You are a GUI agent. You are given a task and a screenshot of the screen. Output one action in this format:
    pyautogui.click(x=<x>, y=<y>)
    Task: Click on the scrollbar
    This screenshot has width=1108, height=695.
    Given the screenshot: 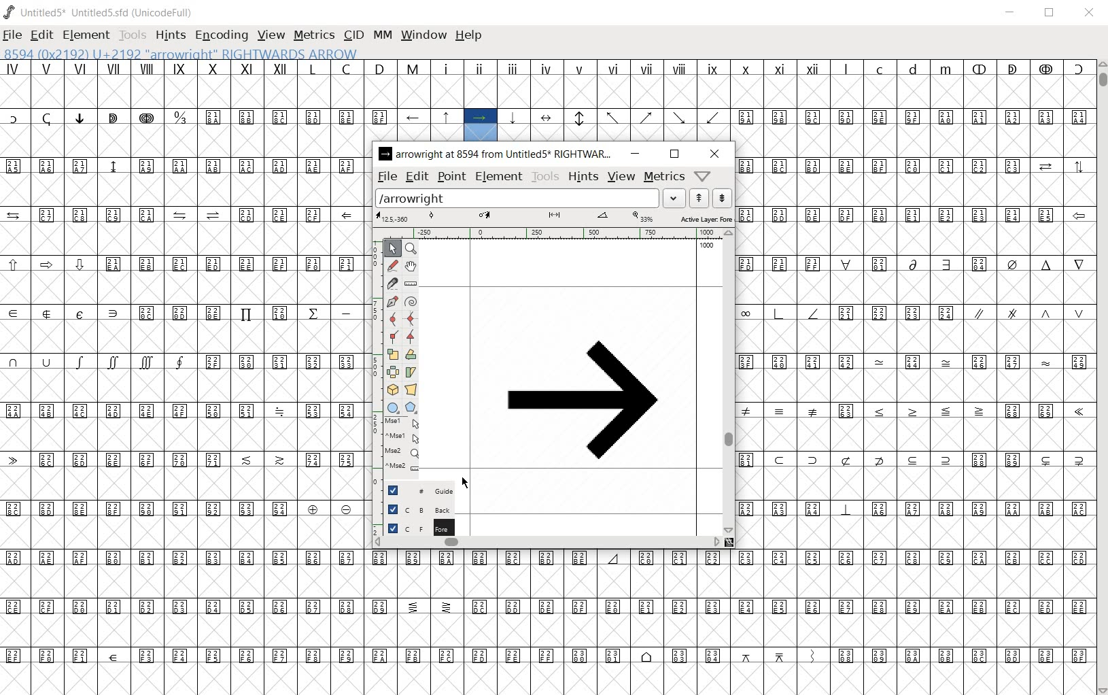 What is the action you would take?
    pyautogui.click(x=729, y=382)
    